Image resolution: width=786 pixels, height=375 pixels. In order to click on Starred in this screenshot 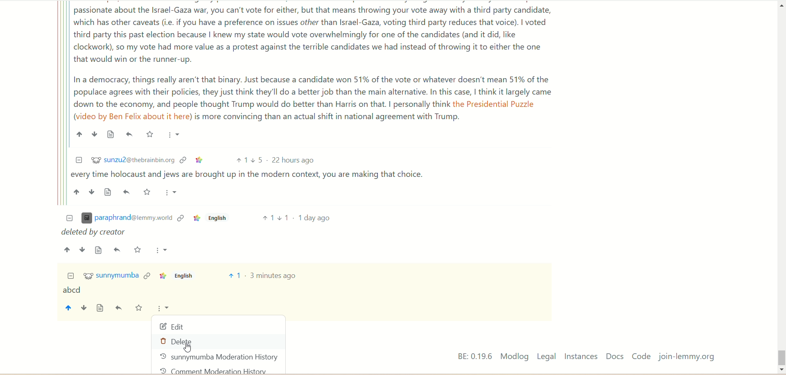, I will do `click(138, 249)`.